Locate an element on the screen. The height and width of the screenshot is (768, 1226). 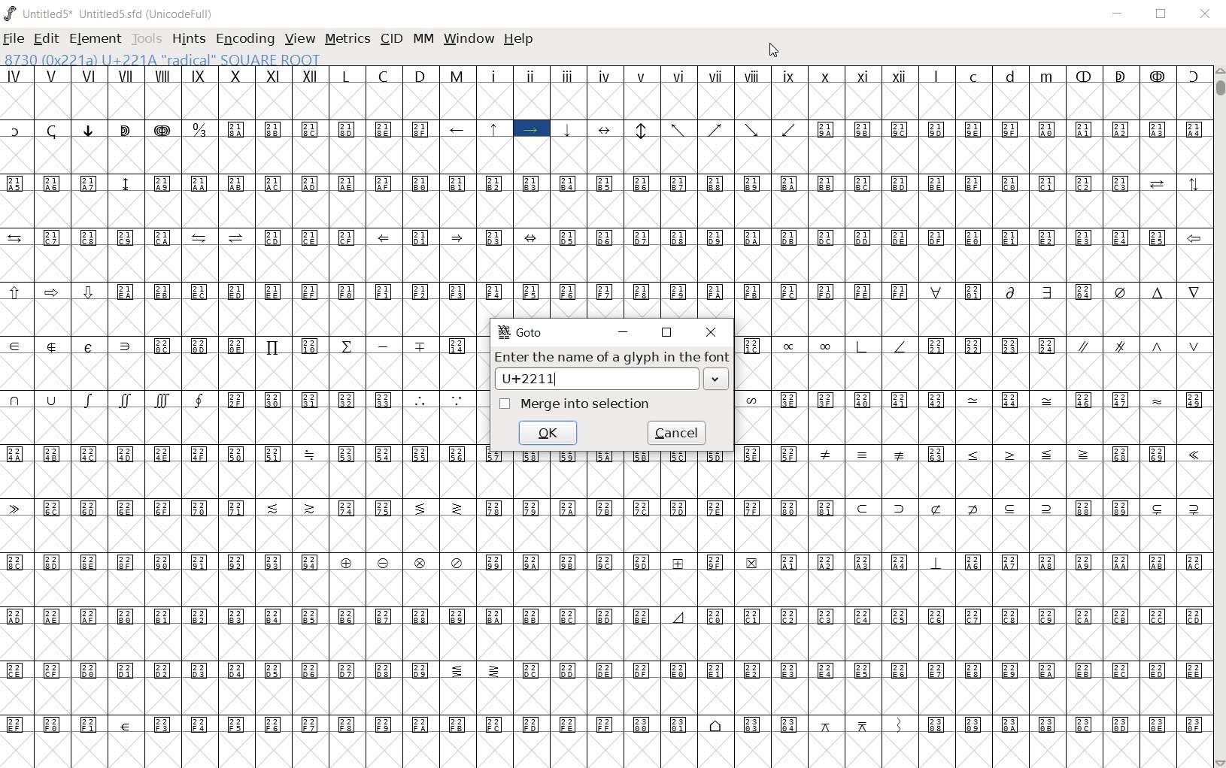
CID is located at coordinates (390, 39).